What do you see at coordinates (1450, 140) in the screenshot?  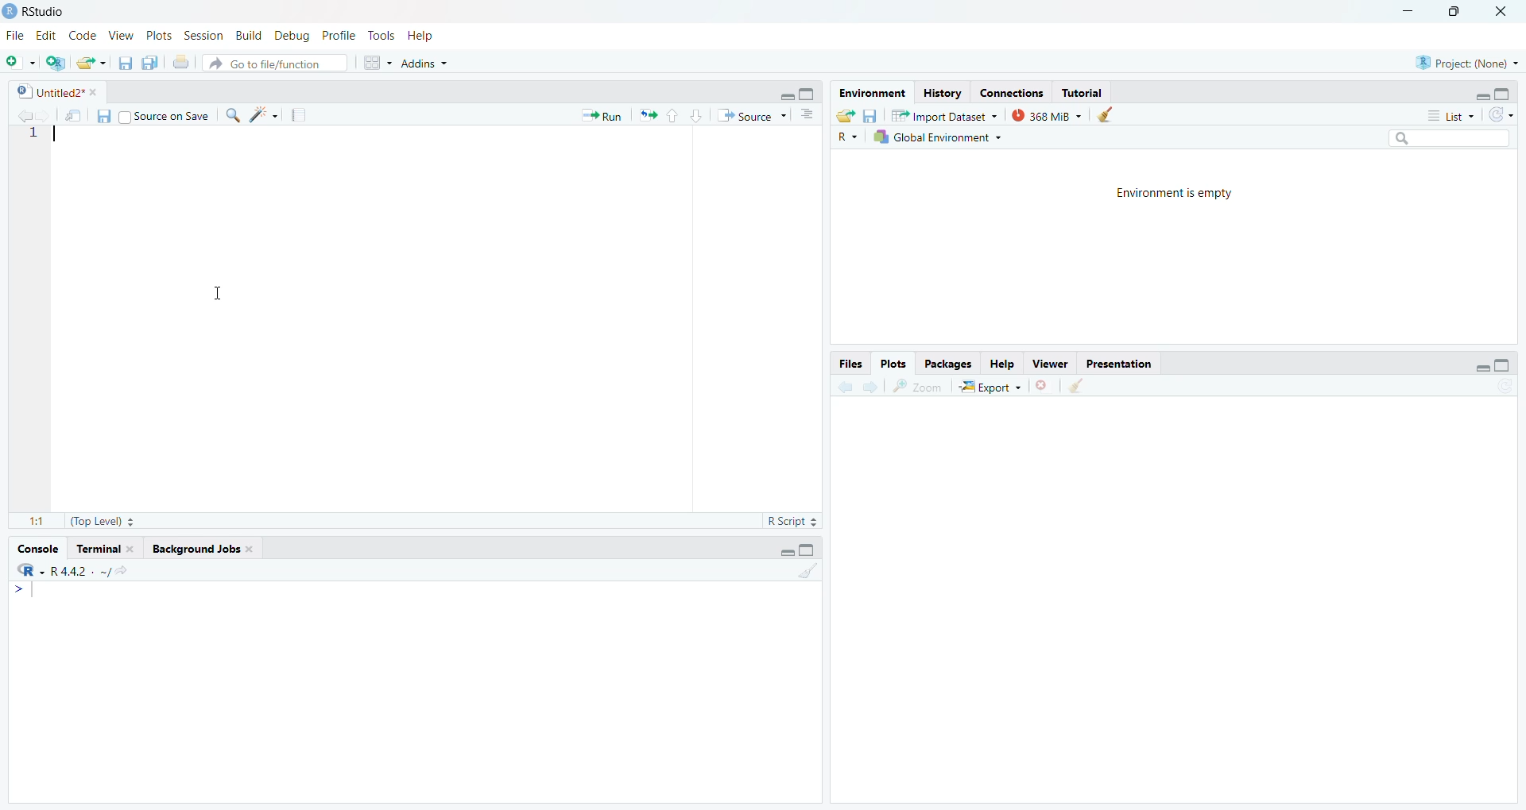 I see `search` at bounding box center [1450, 140].